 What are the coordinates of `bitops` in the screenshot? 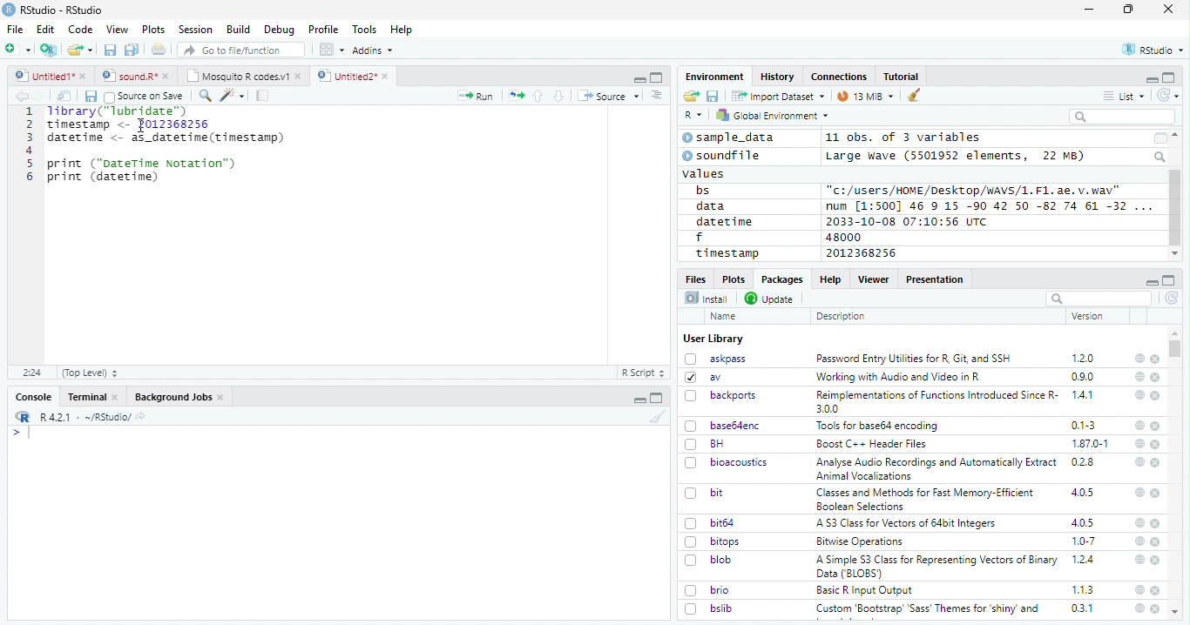 It's located at (713, 541).